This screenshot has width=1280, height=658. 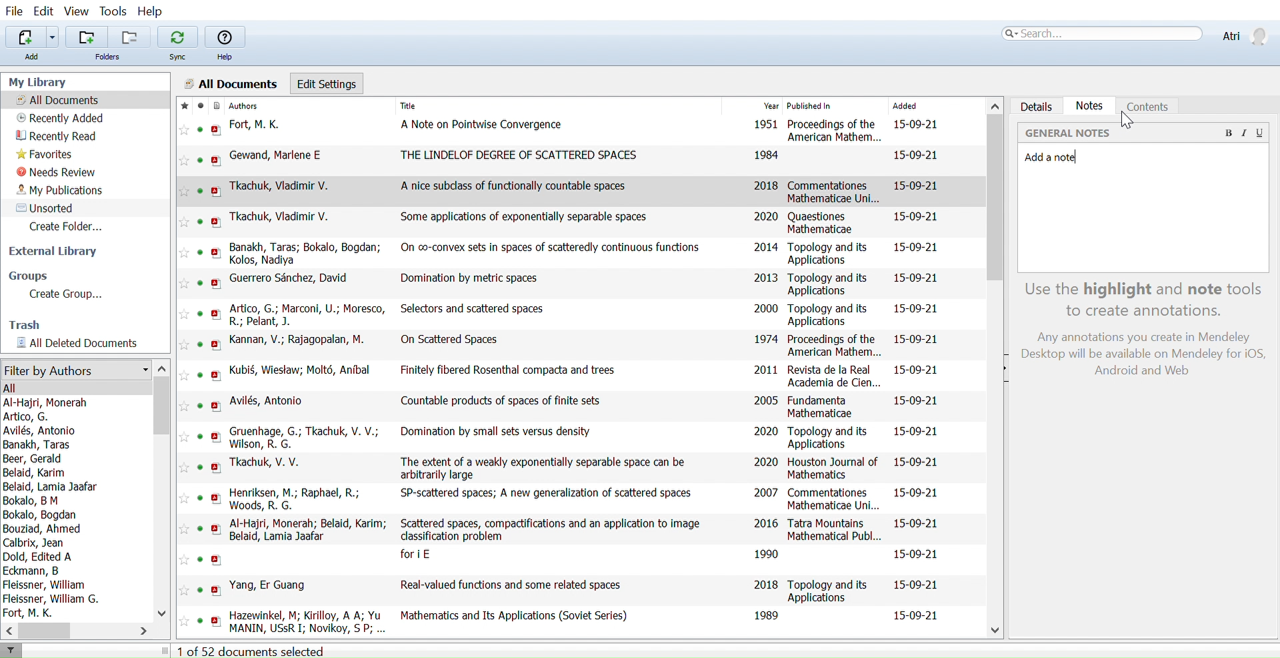 I want to click on 15-09-21, so click(x=917, y=125).